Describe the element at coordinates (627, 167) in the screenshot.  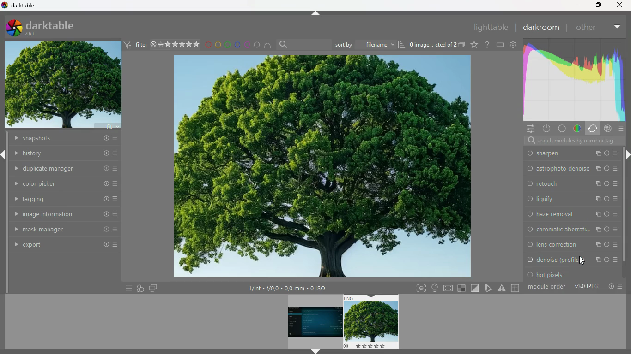
I see `scroll bar` at that location.